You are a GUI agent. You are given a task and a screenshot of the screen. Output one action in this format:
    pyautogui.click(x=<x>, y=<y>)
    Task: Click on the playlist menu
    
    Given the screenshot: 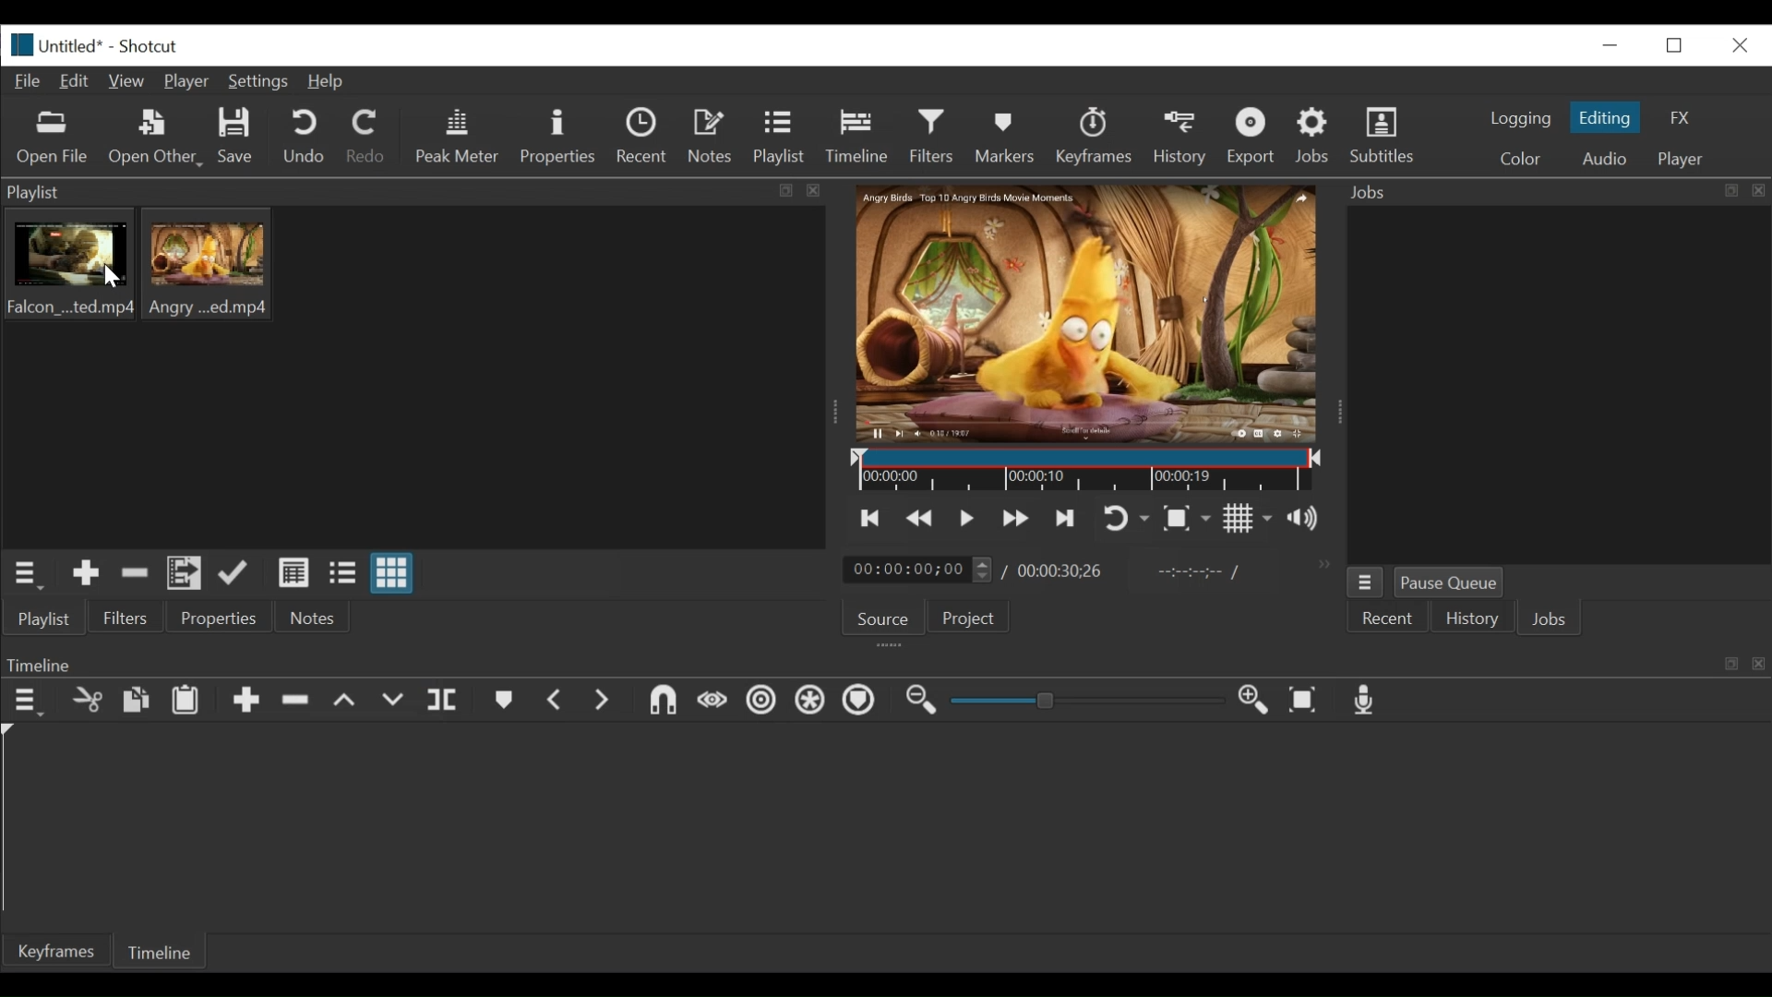 What is the action you would take?
    pyautogui.click(x=30, y=572)
    